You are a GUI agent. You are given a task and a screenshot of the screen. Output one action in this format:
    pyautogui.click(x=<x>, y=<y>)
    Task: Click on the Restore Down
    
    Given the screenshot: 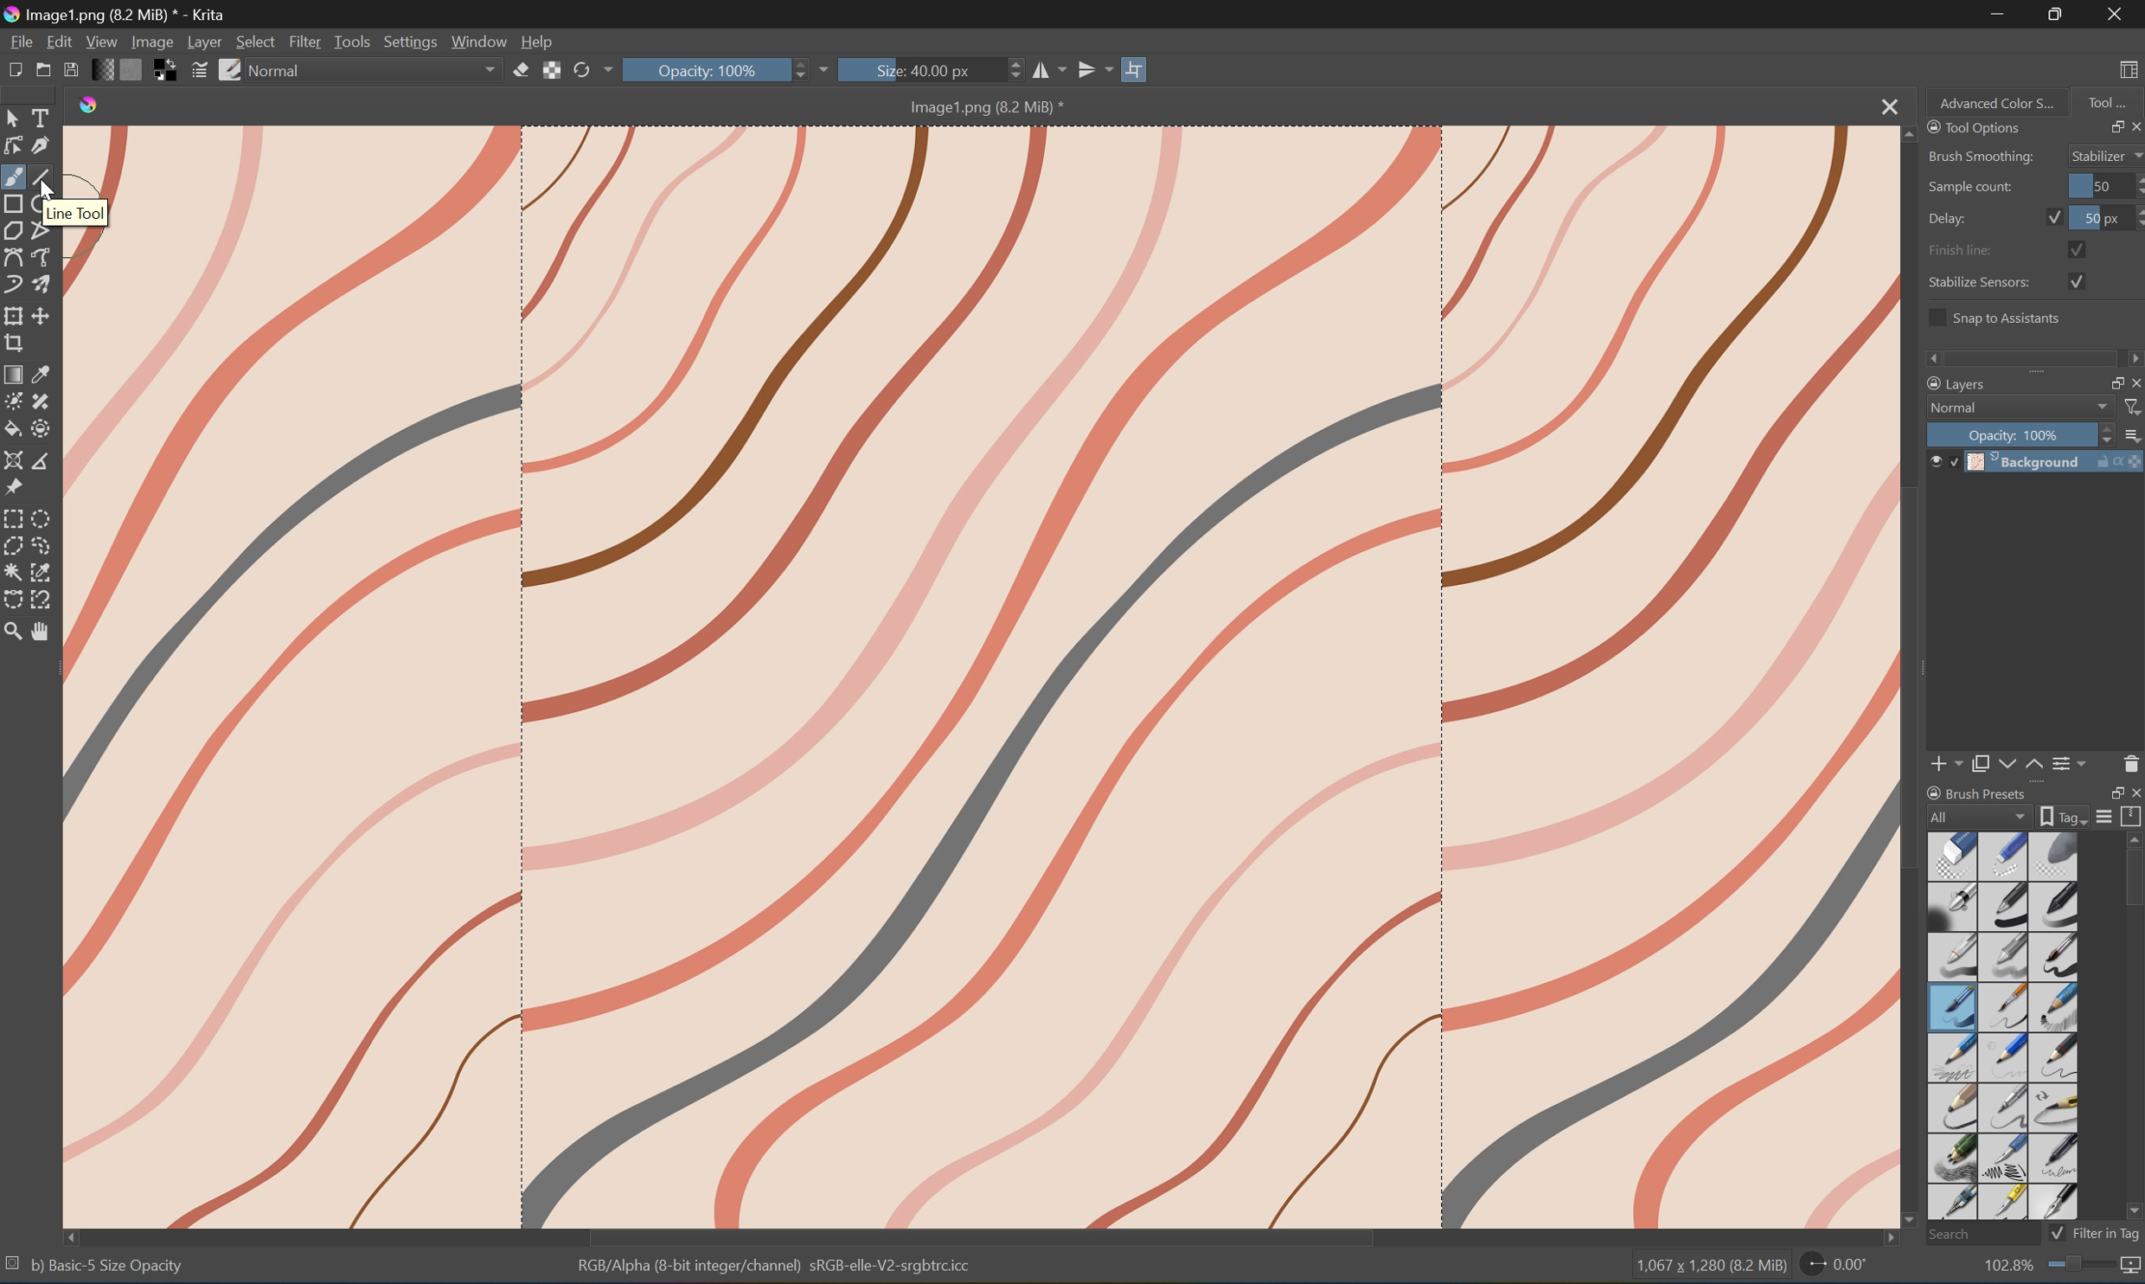 What is the action you would take?
    pyautogui.click(x=2106, y=126)
    